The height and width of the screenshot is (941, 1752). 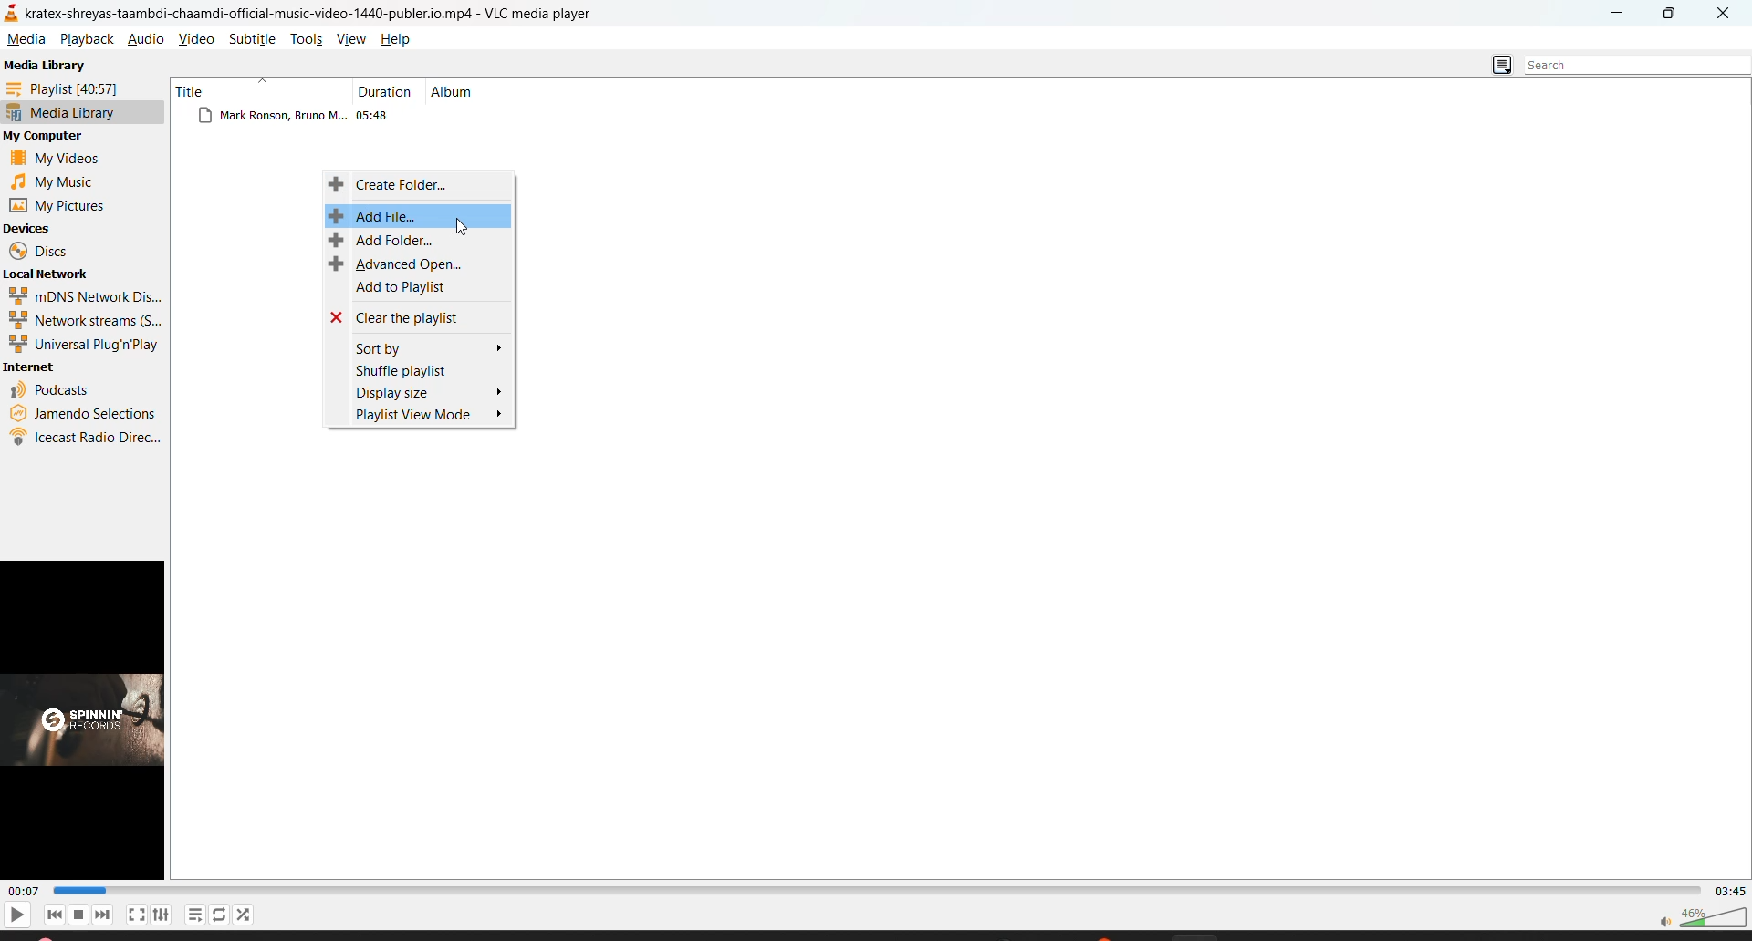 I want to click on local network, so click(x=57, y=275).